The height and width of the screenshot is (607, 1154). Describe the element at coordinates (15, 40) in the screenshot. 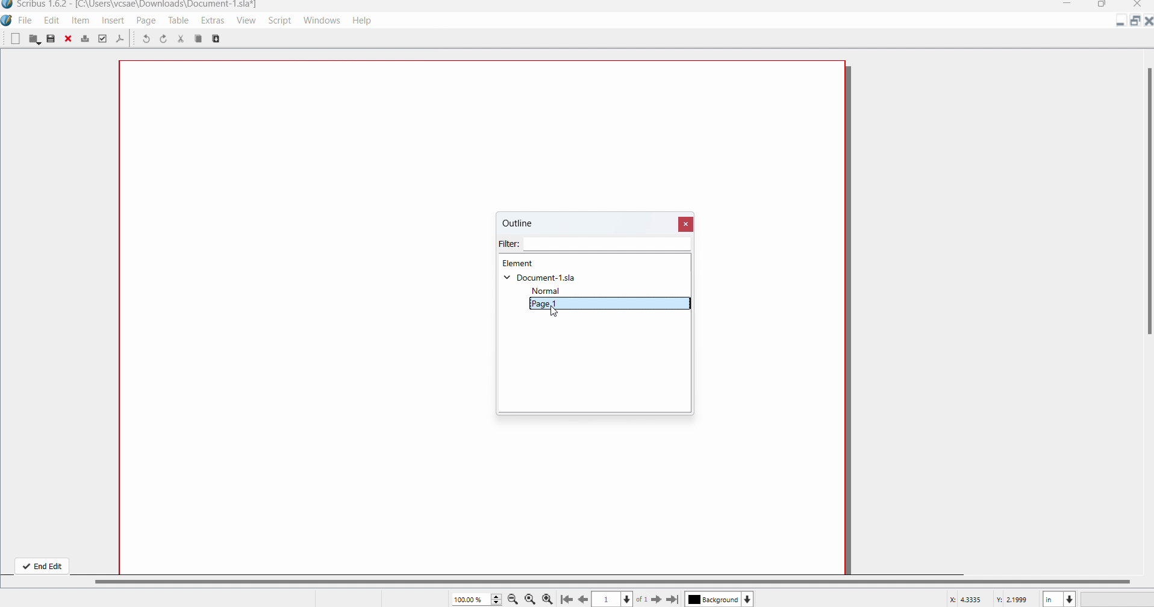

I see `blank` at that location.